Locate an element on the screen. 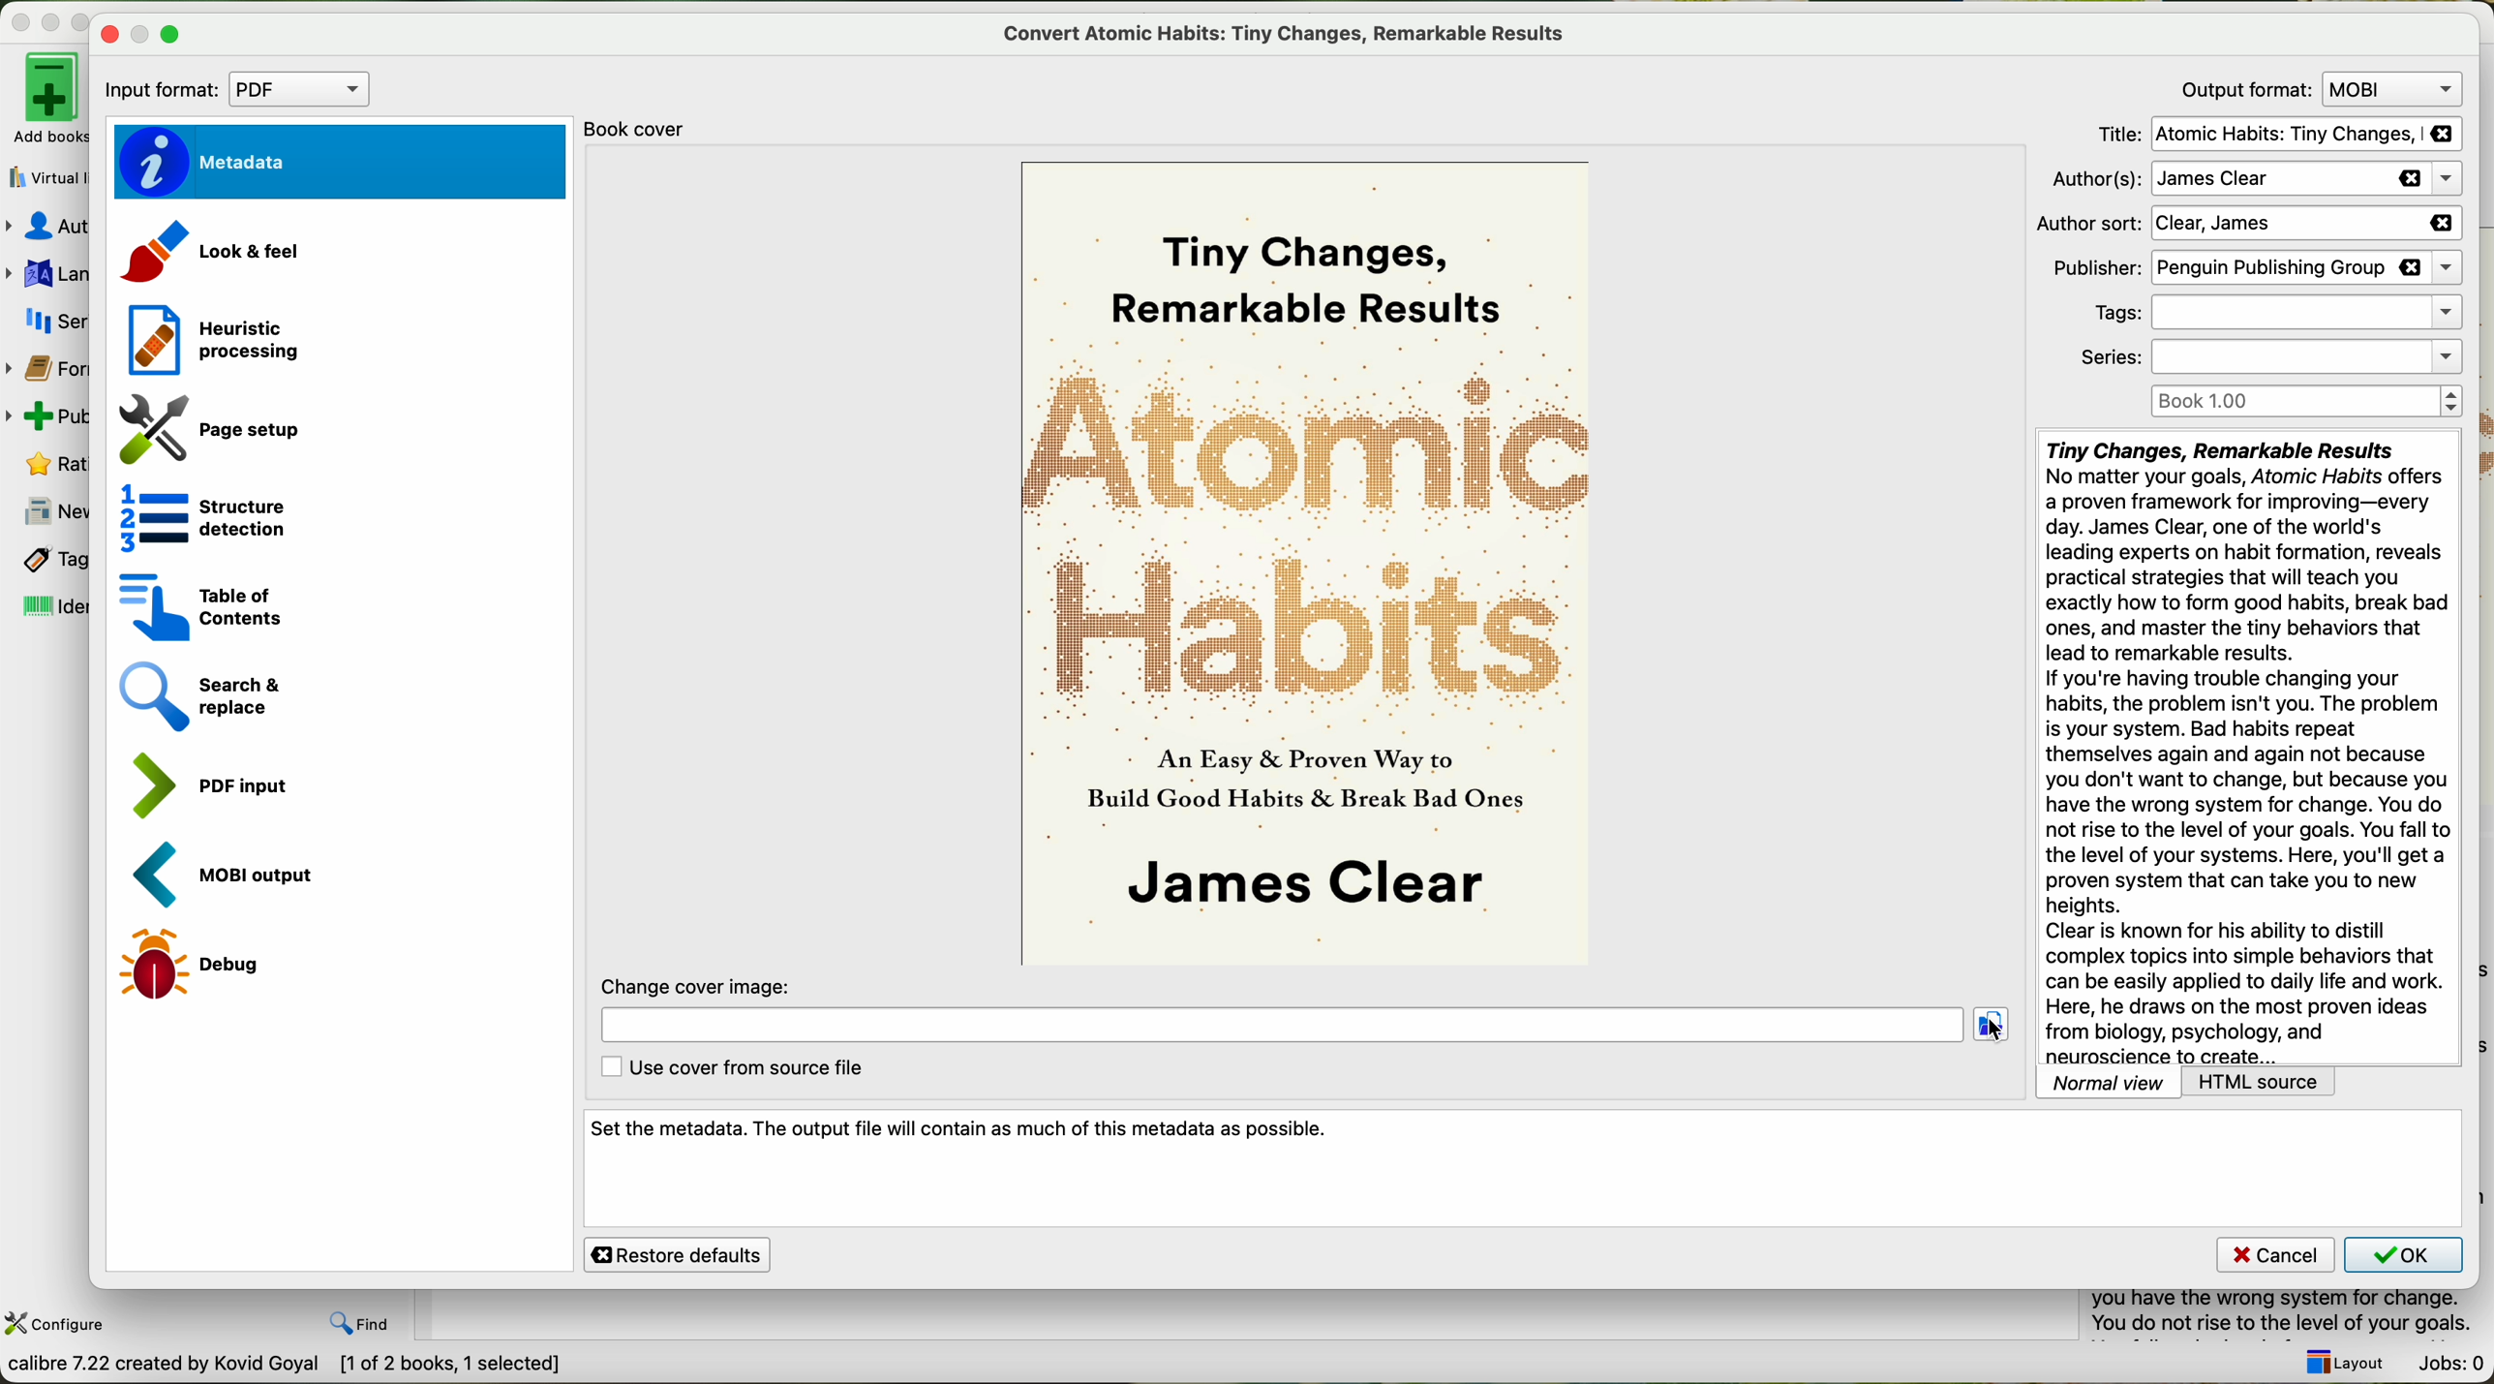  cancel button is located at coordinates (2274, 1255).